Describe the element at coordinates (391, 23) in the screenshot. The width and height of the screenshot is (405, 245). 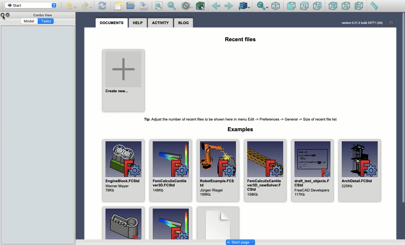
I see `Settings` at that location.